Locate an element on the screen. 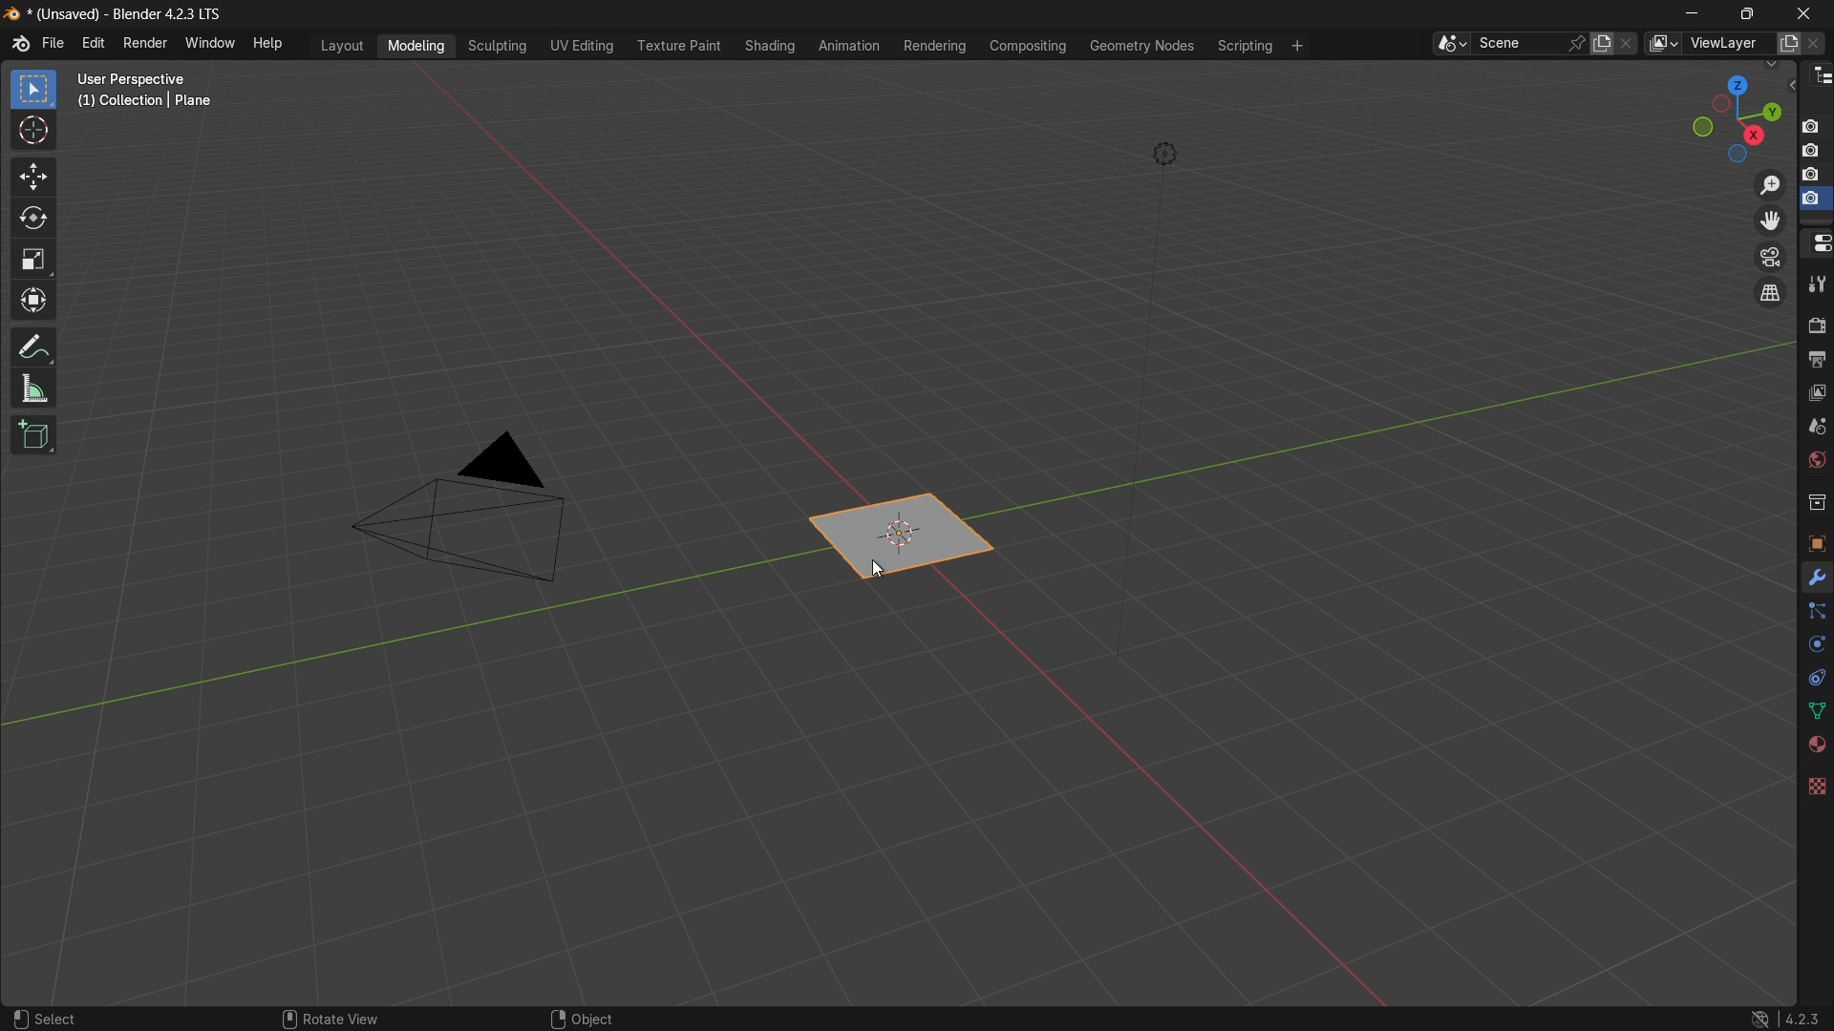 Image resolution: width=1834 pixels, height=1031 pixels. layout is located at coordinates (346, 44).